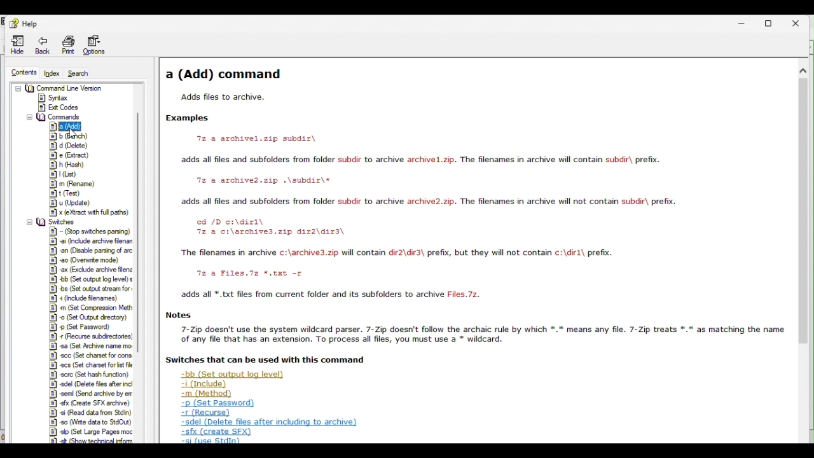 This screenshot has height=458, width=814. Describe the element at coordinates (43, 45) in the screenshot. I see `Back ` at that location.